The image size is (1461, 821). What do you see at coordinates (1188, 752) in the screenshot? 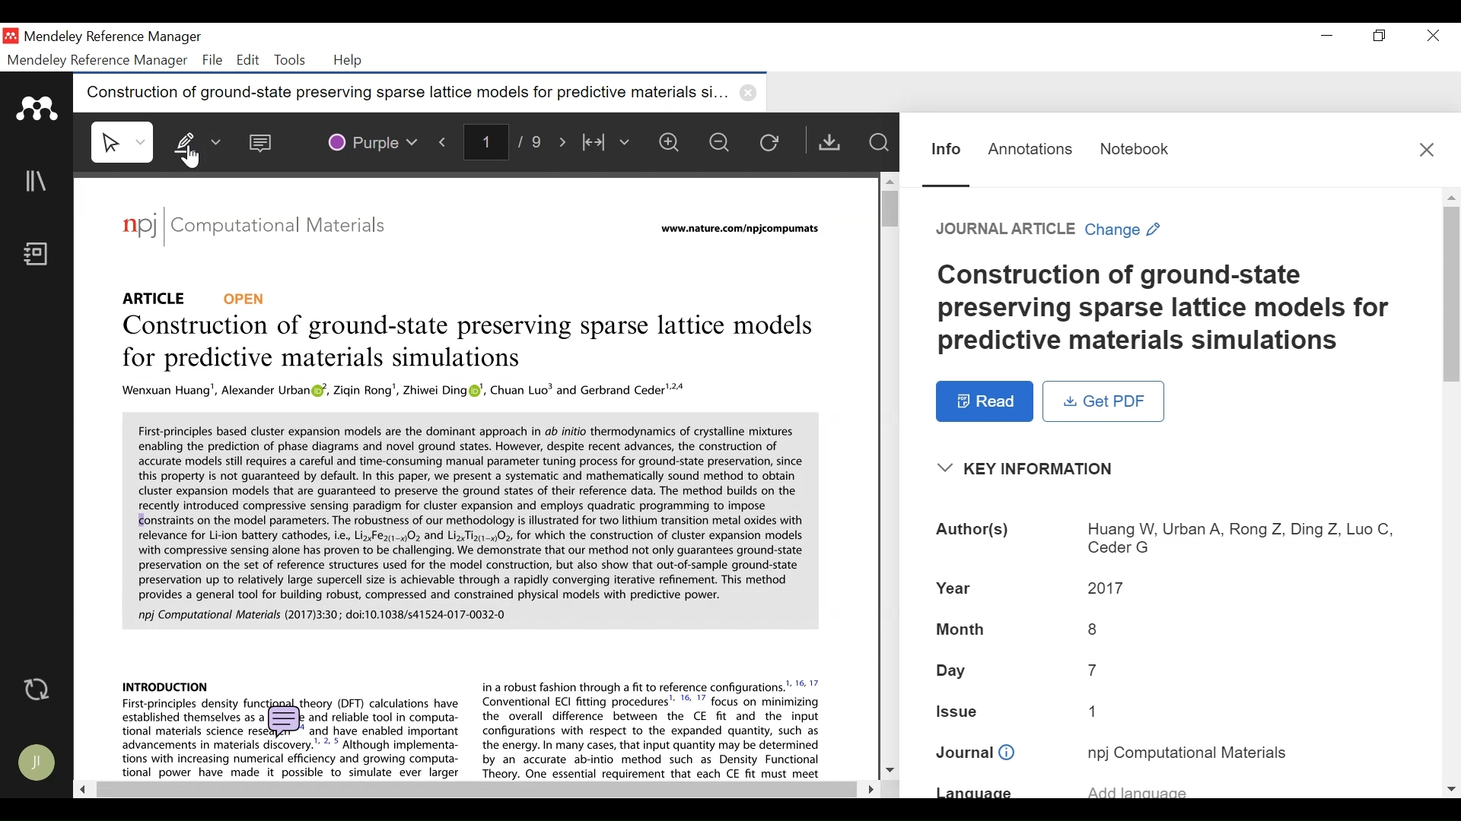
I see `Journal` at bounding box center [1188, 752].